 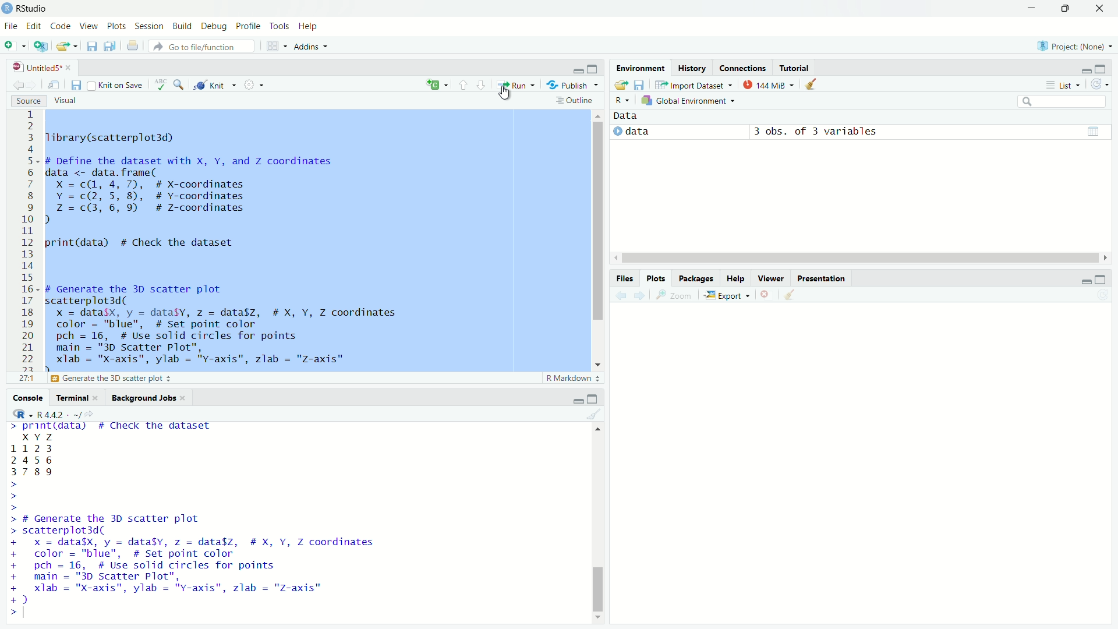 I want to click on outline, so click(x=576, y=100).